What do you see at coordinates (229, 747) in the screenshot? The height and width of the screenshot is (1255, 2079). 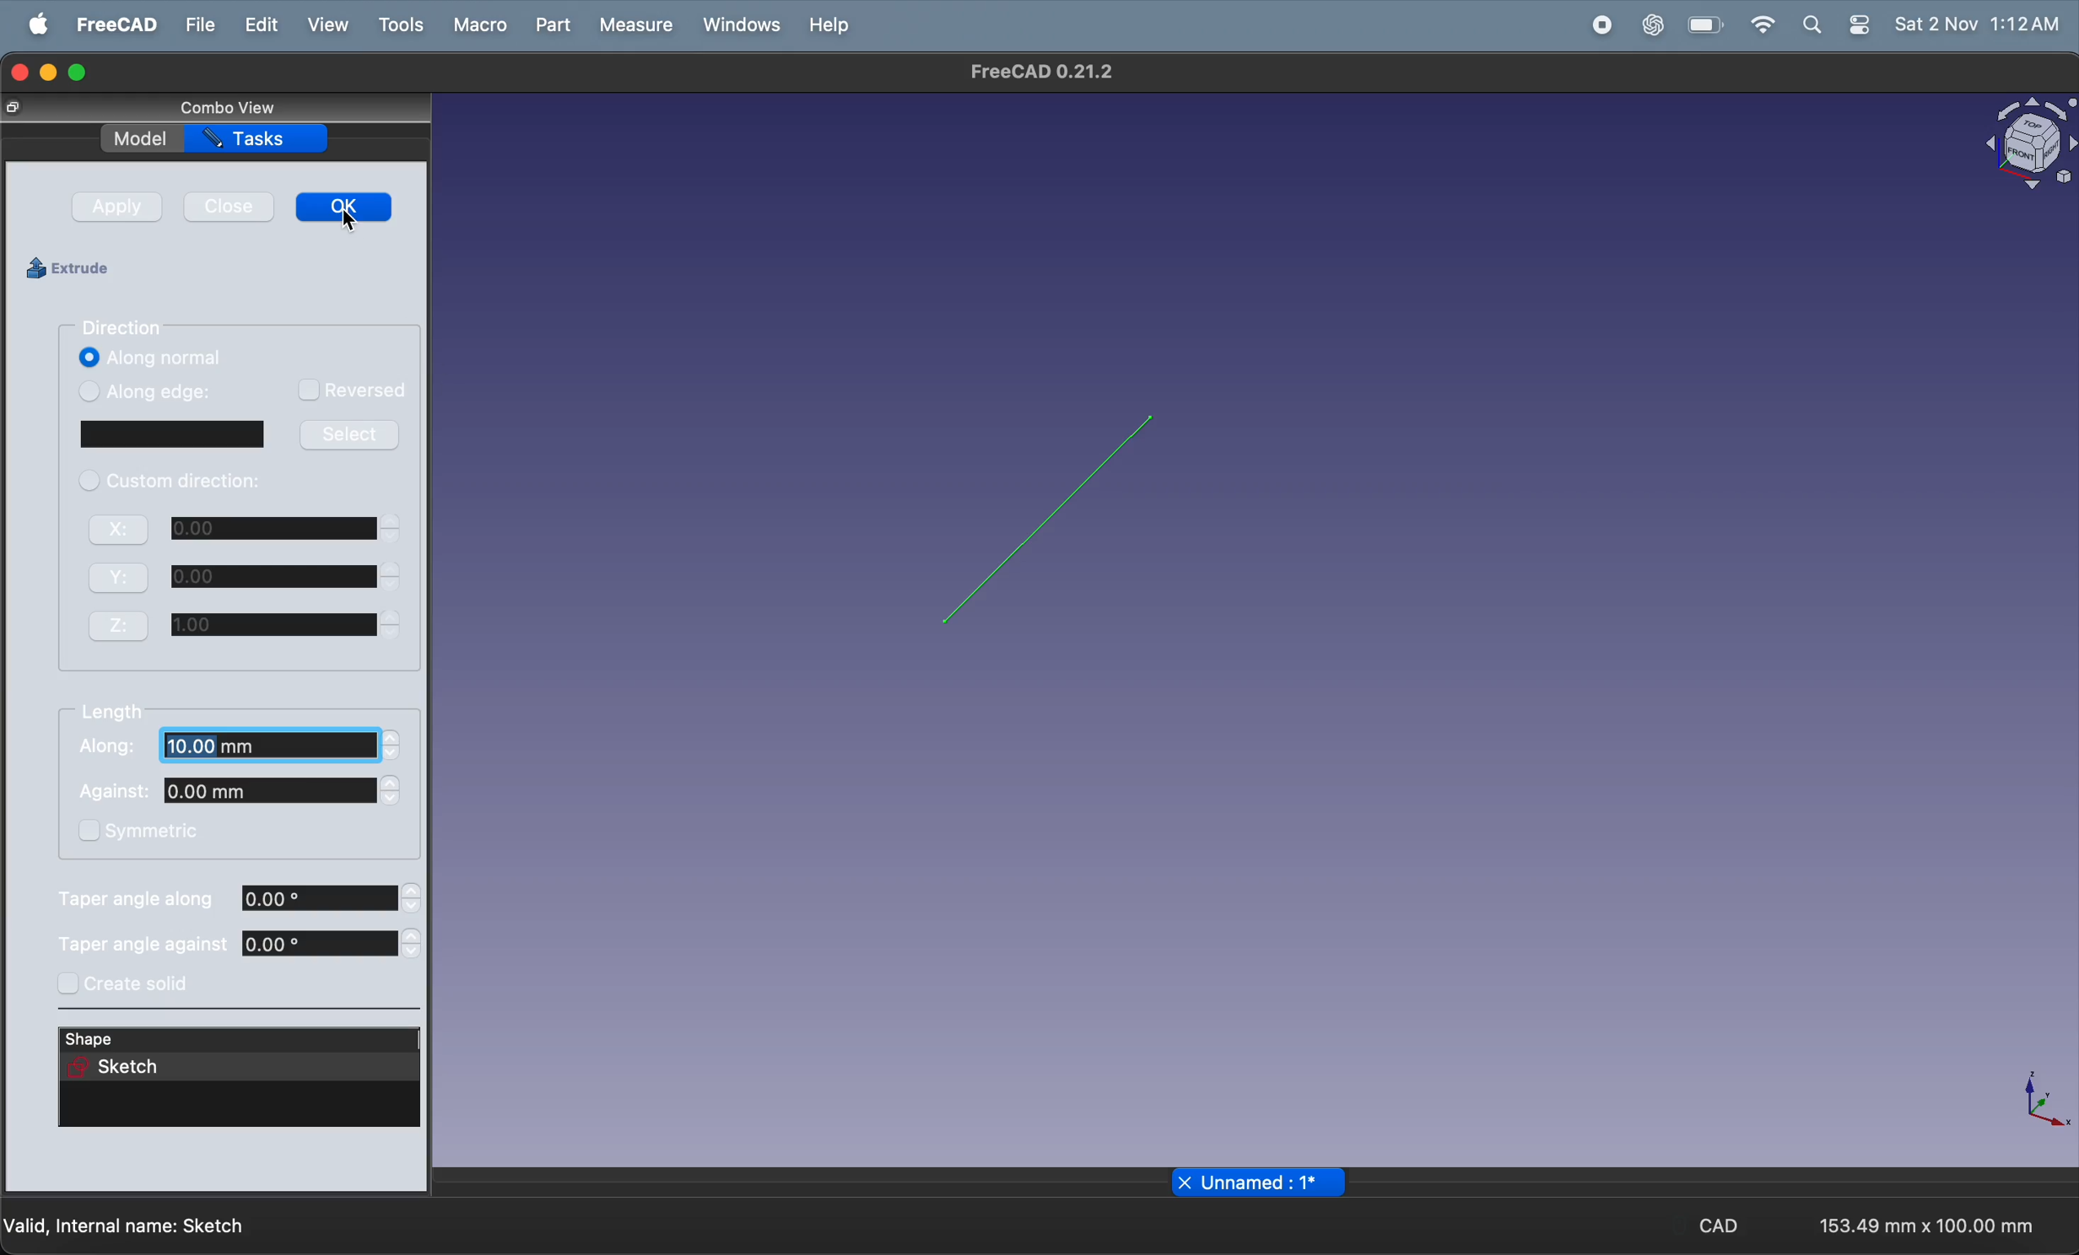 I see `Along. 10.00 mm` at bounding box center [229, 747].